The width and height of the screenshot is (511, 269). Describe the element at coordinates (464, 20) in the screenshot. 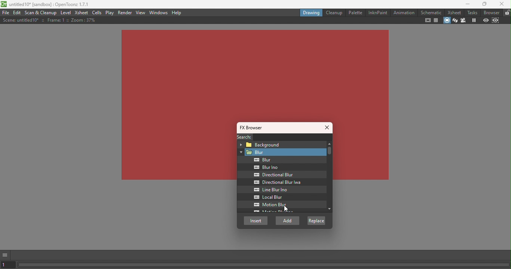

I see `Camera view` at that location.